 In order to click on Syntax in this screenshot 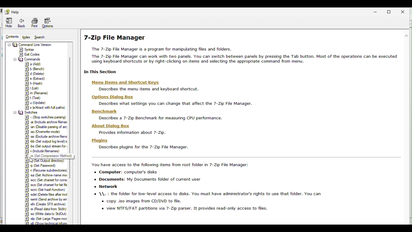, I will do `click(29, 50)`.